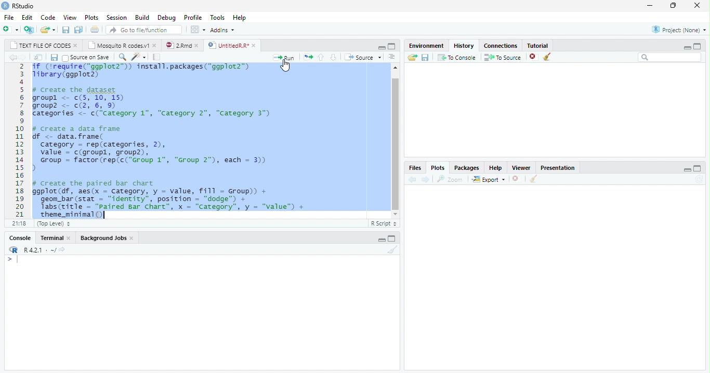 This screenshot has height=373, width=710. What do you see at coordinates (47, 29) in the screenshot?
I see `open an existing file` at bounding box center [47, 29].